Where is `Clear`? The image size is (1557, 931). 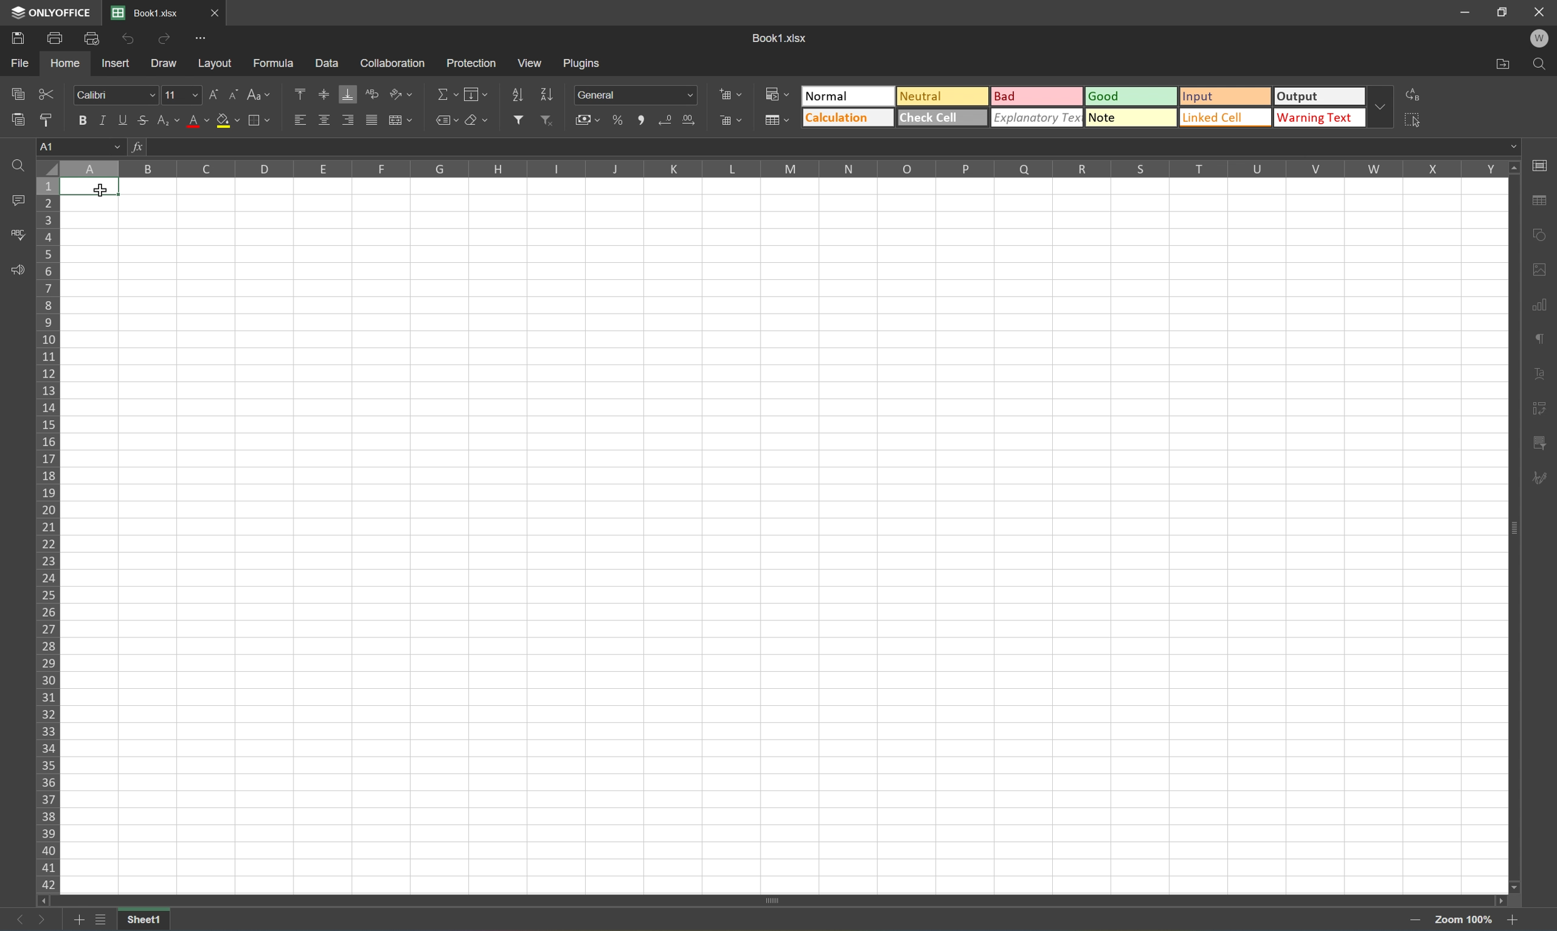
Clear is located at coordinates (479, 119).